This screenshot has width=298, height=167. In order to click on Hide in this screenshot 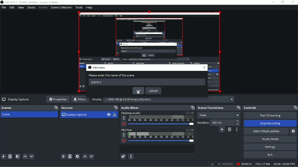, I will do `click(109, 115)`.